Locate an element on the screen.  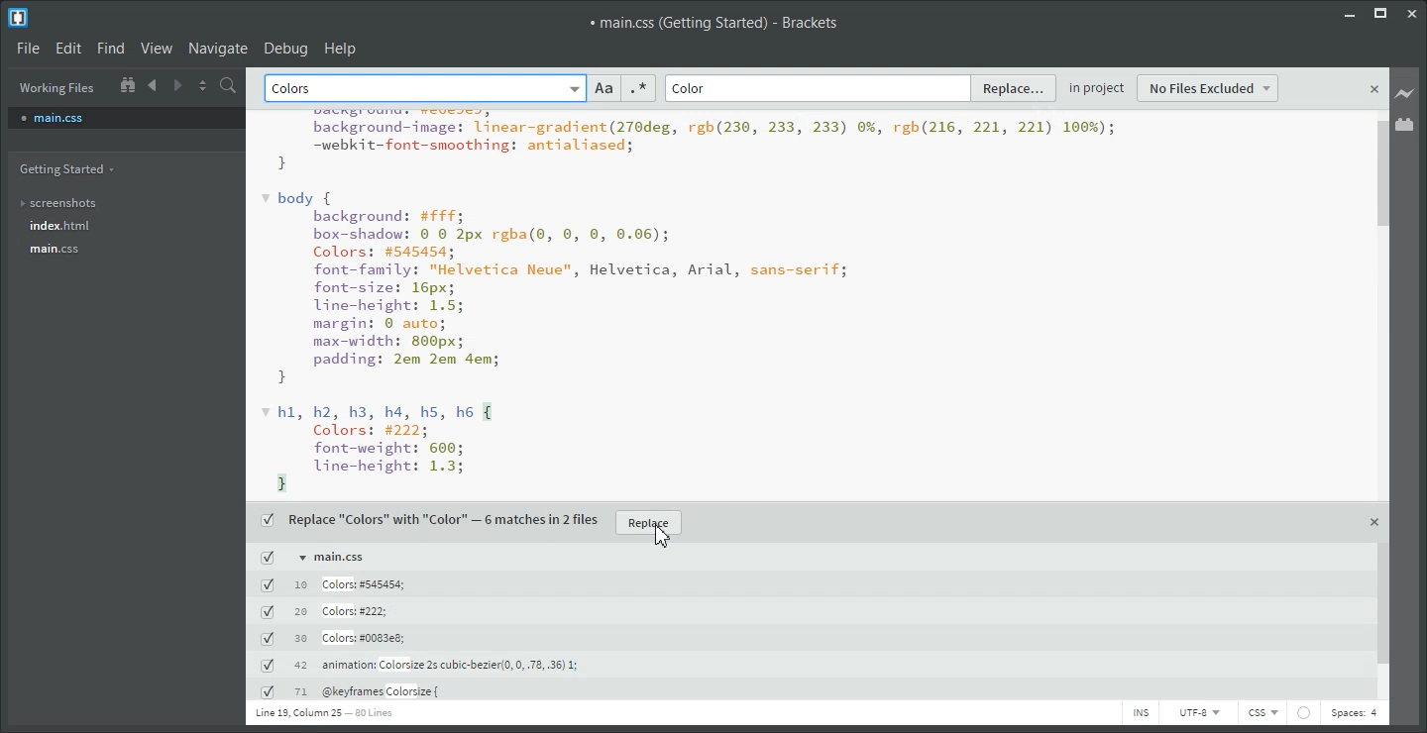
Navigate Backward is located at coordinates (155, 84).